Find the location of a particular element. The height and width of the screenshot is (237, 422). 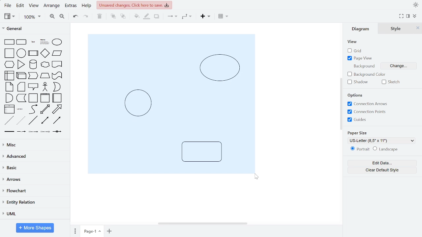

zoom in is located at coordinates (52, 17).